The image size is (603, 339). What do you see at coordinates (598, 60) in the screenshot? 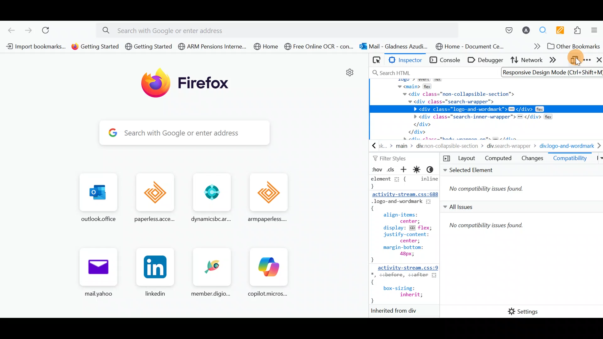
I see `Close developer tools` at bounding box center [598, 60].